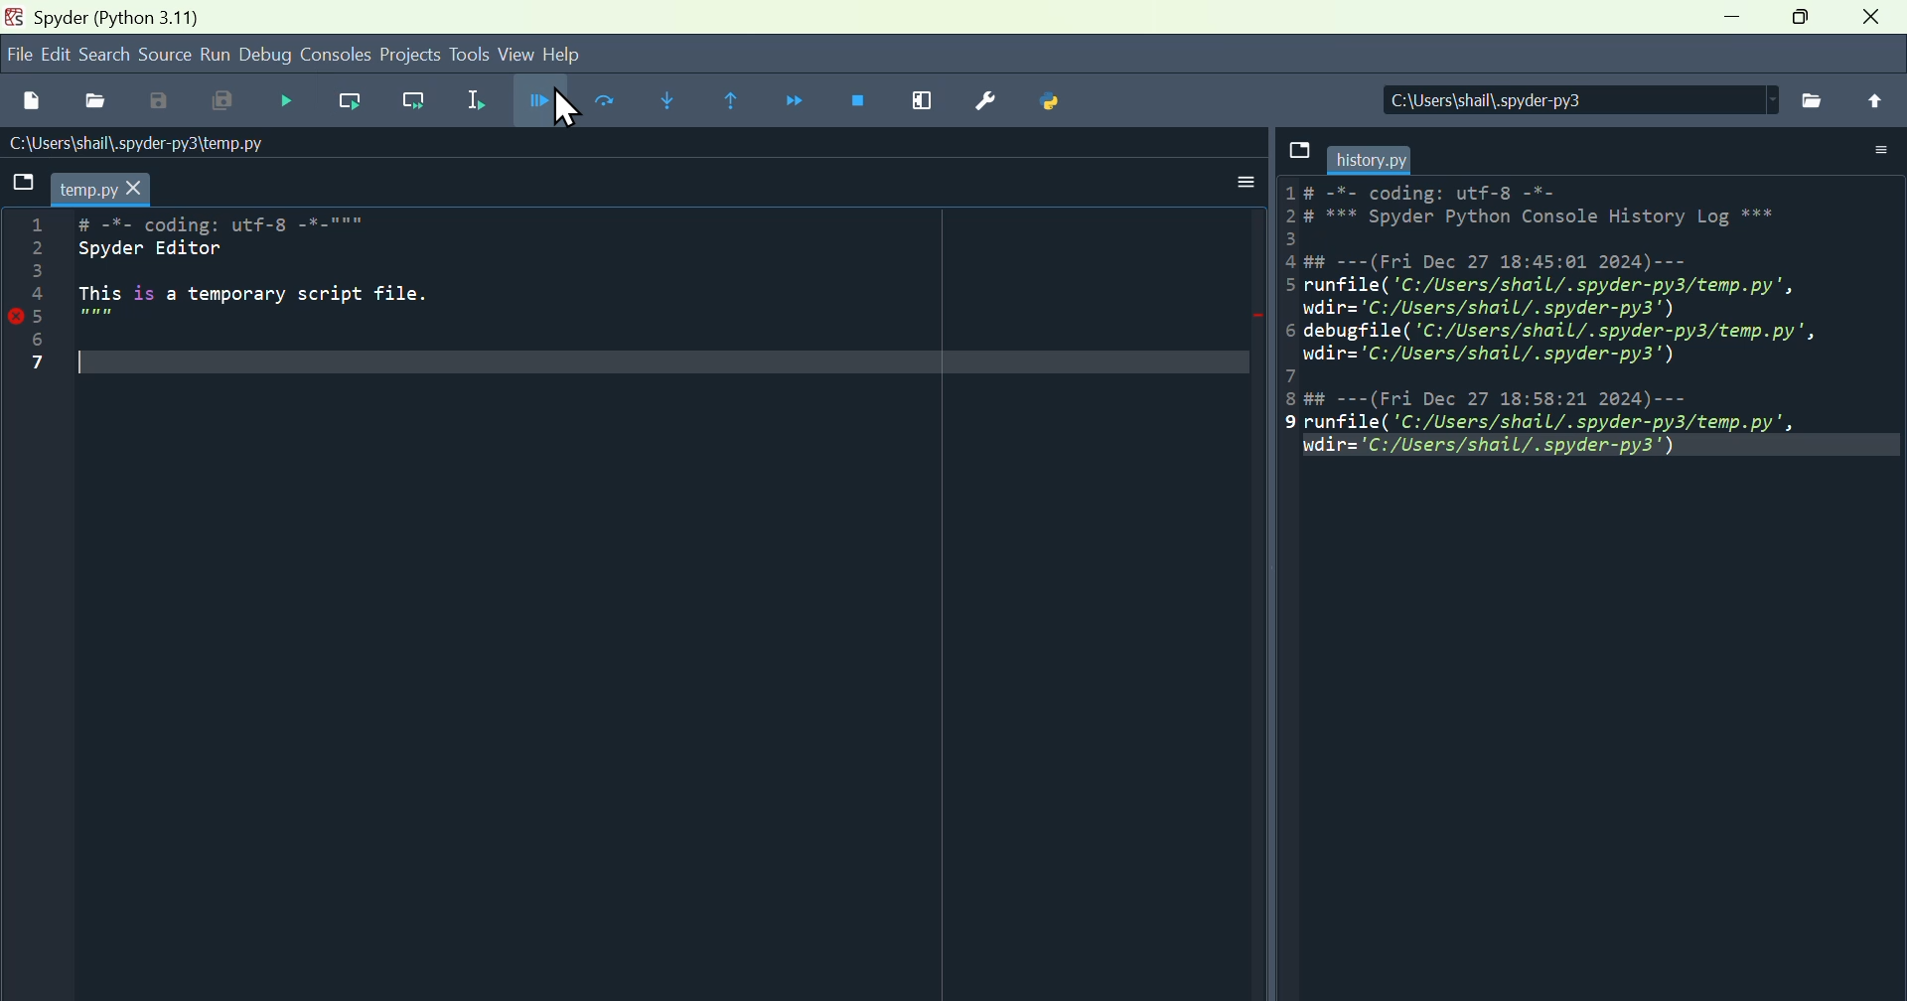  I want to click on Debug, so click(266, 58).